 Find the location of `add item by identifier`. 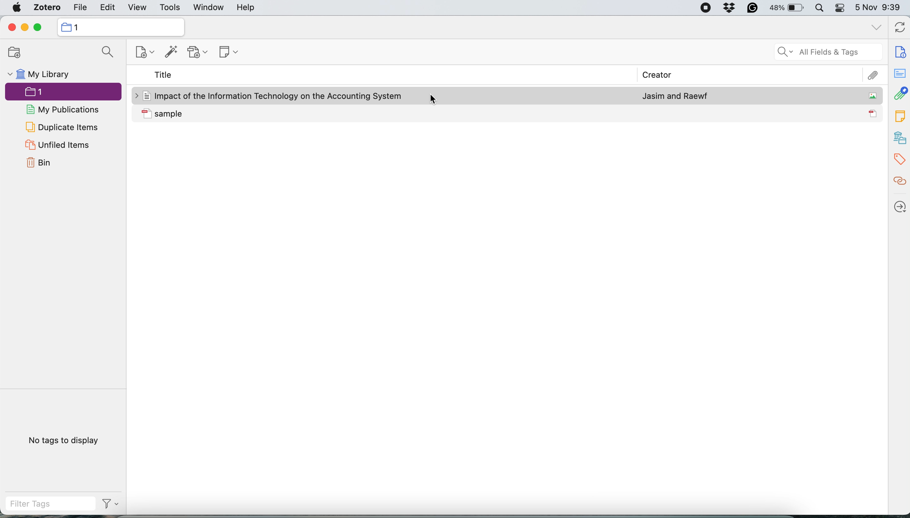

add item by identifier is located at coordinates (173, 52).